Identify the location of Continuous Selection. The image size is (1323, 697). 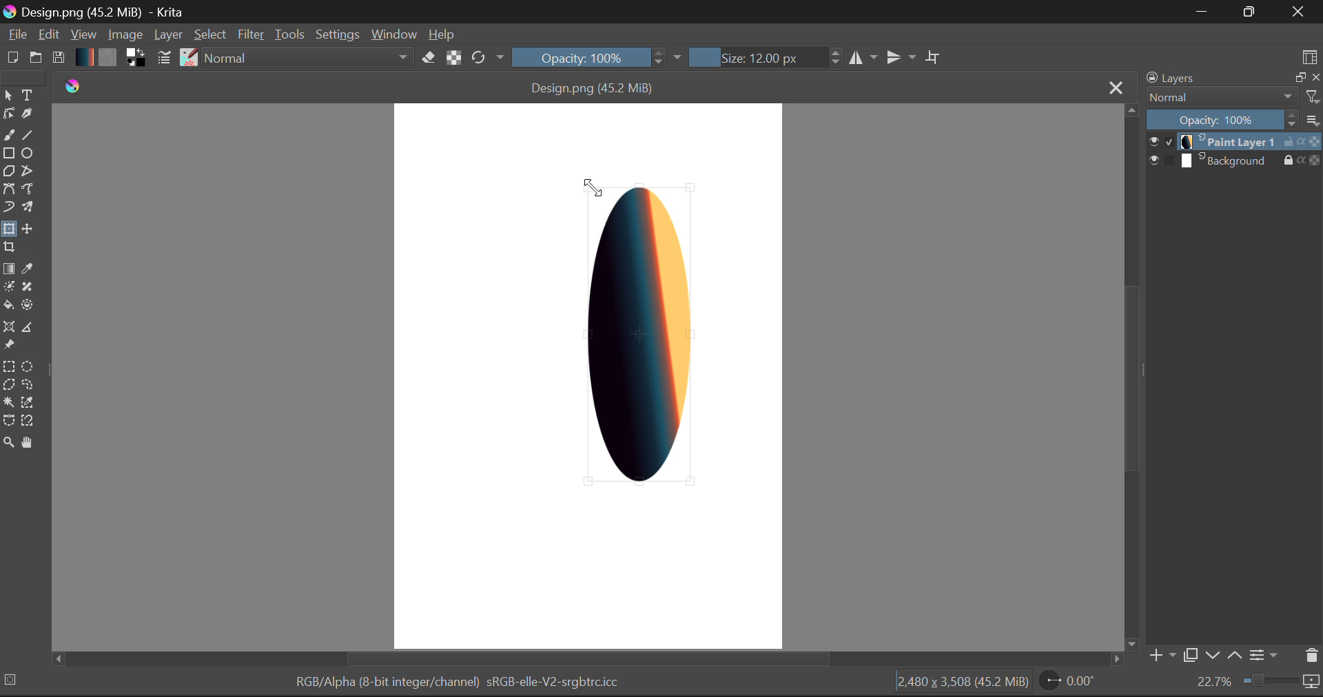
(8, 404).